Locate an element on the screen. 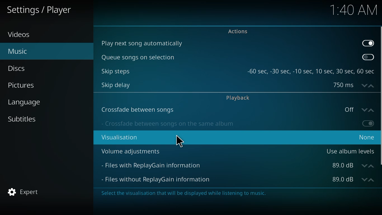  crossfade on same album is located at coordinates (169, 123).